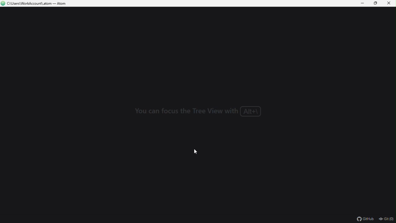 The width and height of the screenshot is (396, 223). I want to click on Git, so click(386, 220).